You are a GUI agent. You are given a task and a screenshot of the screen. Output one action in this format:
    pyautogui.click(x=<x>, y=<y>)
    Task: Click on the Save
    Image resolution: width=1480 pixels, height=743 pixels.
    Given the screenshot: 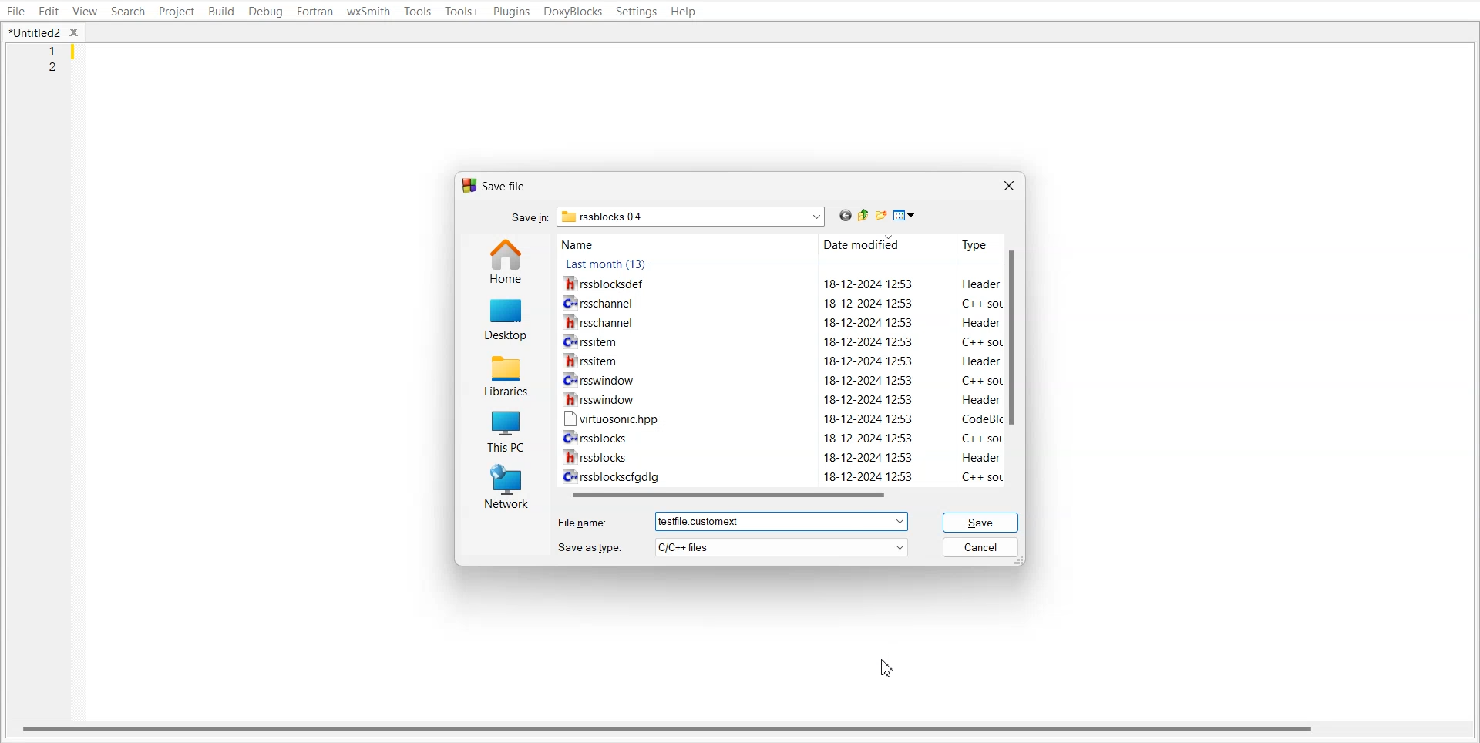 What is the action you would take?
    pyautogui.click(x=980, y=522)
    